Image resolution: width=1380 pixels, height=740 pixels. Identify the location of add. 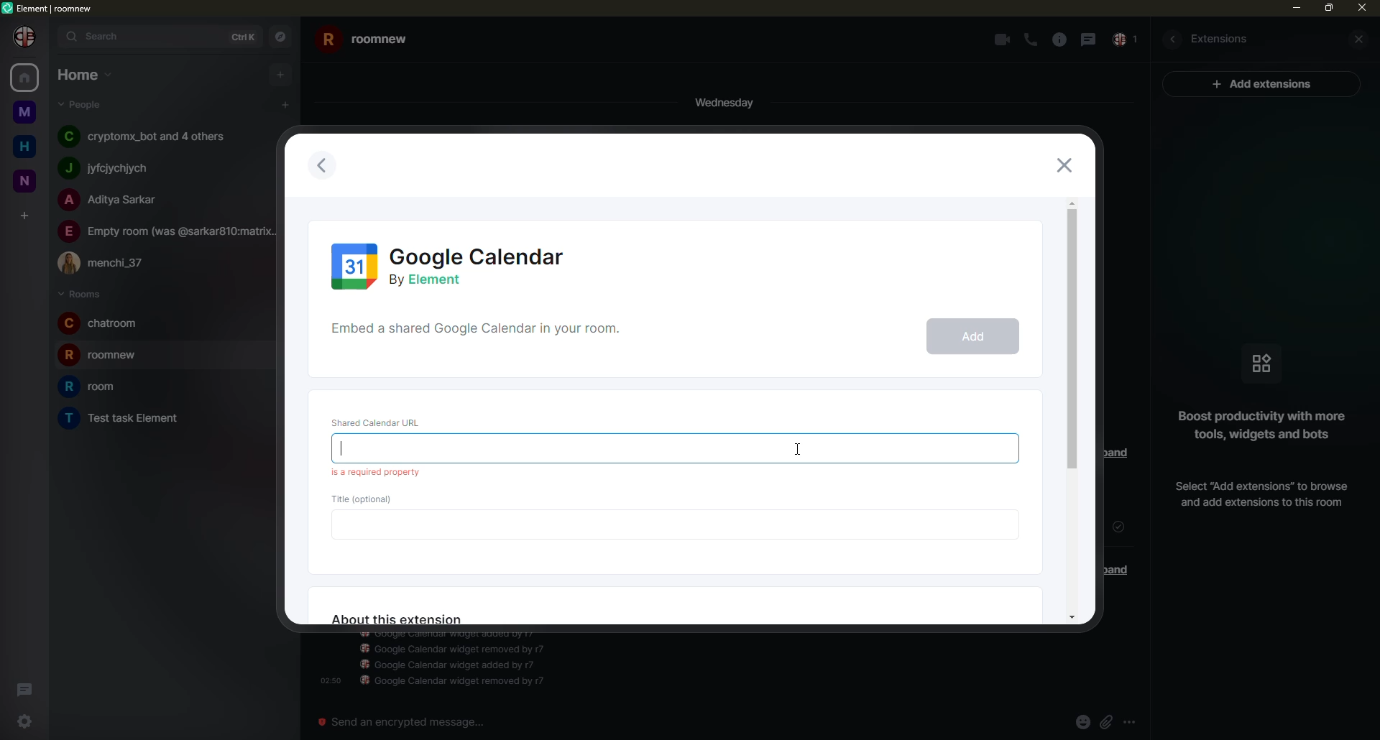
(281, 74).